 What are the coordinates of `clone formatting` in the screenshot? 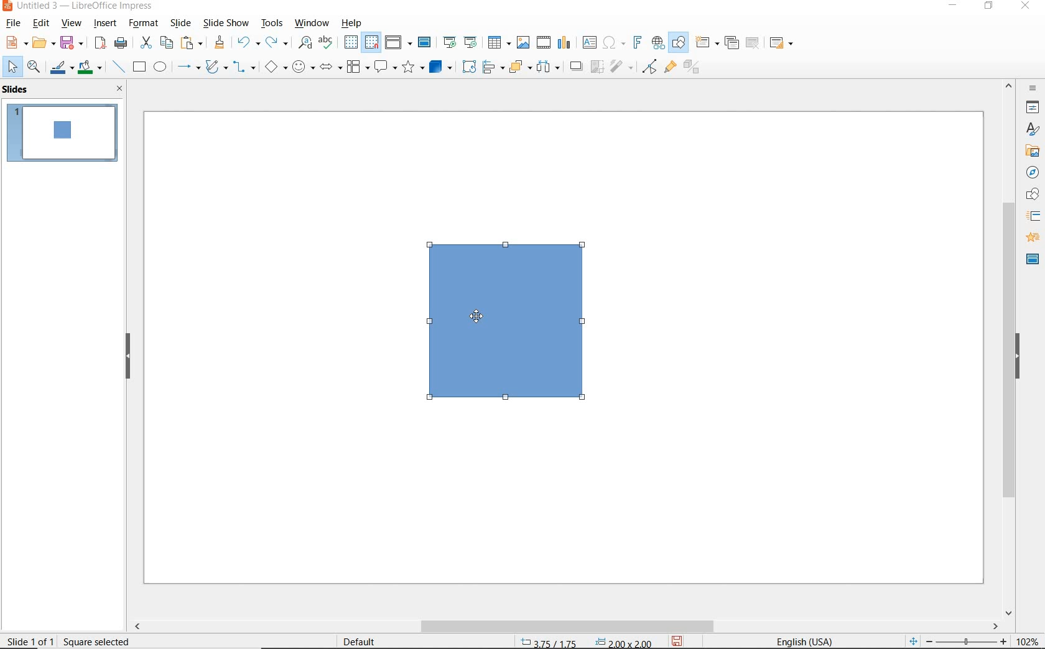 It's located at (219, 43).